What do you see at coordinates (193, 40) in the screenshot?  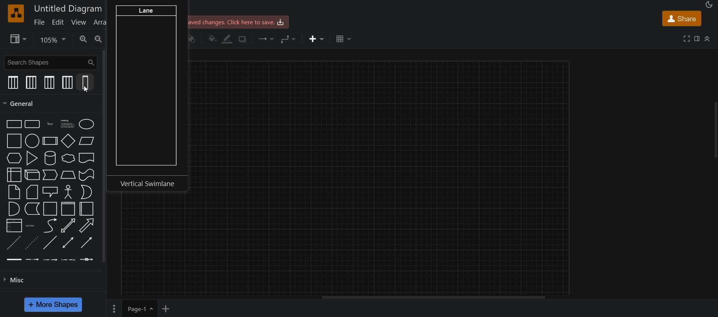 I see `to back` at bounding box center [193, 40].